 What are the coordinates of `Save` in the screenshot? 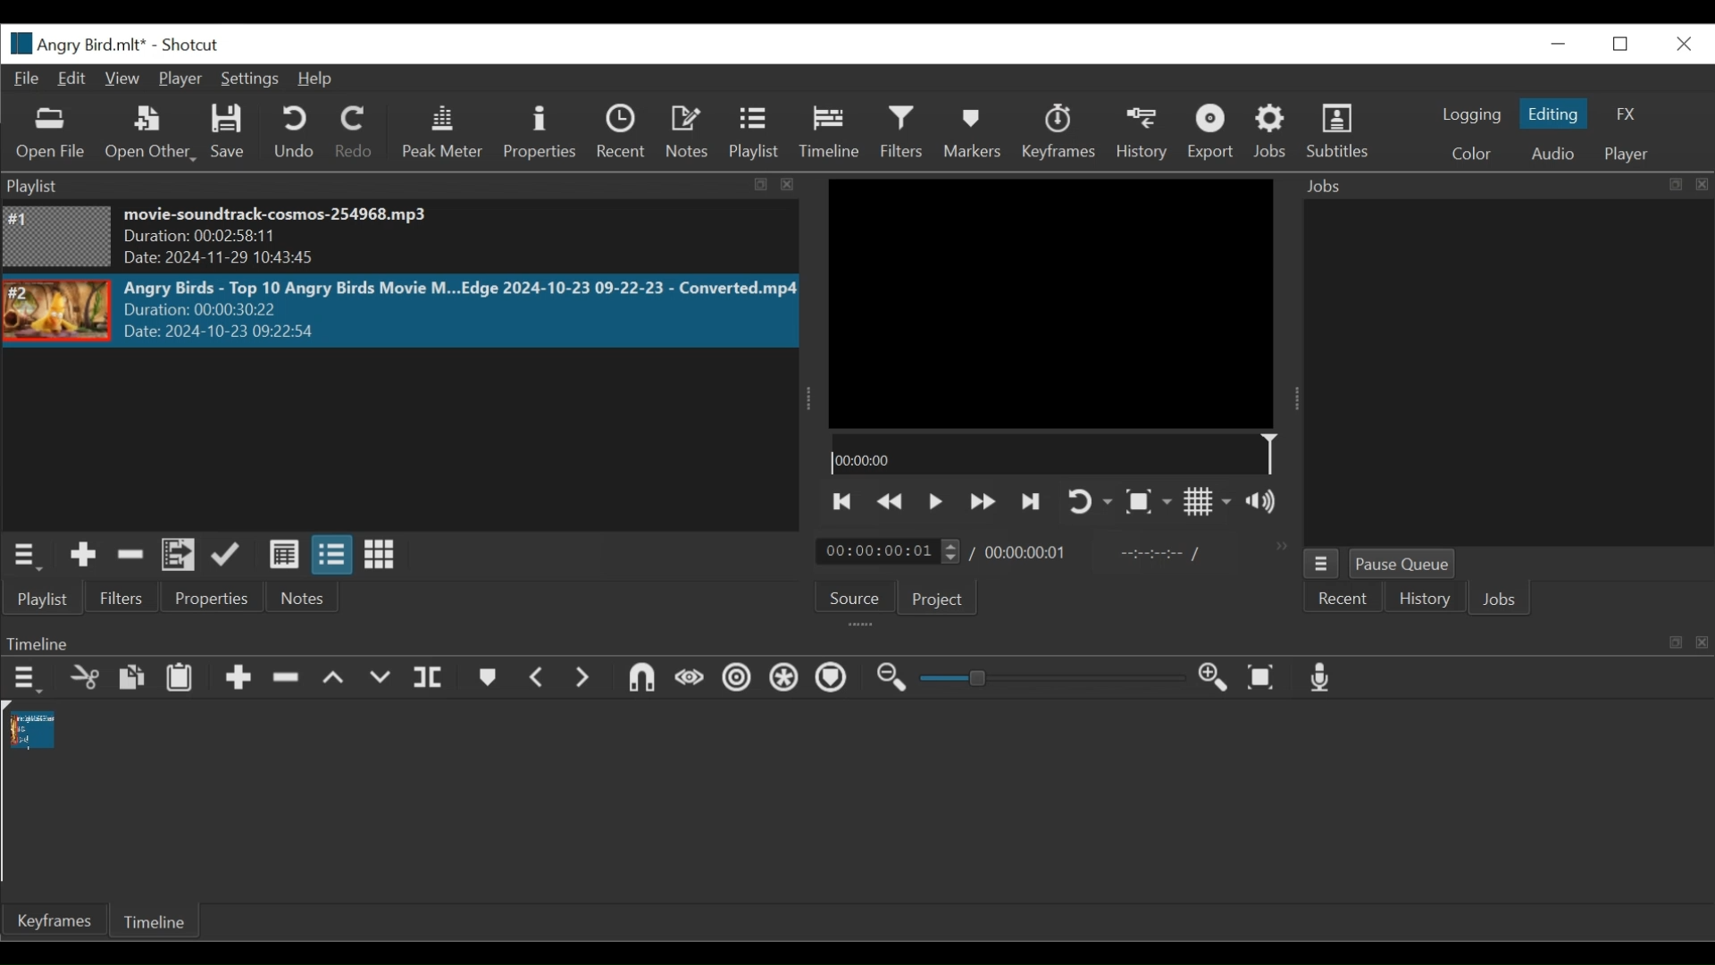 It's located at (231, 133).